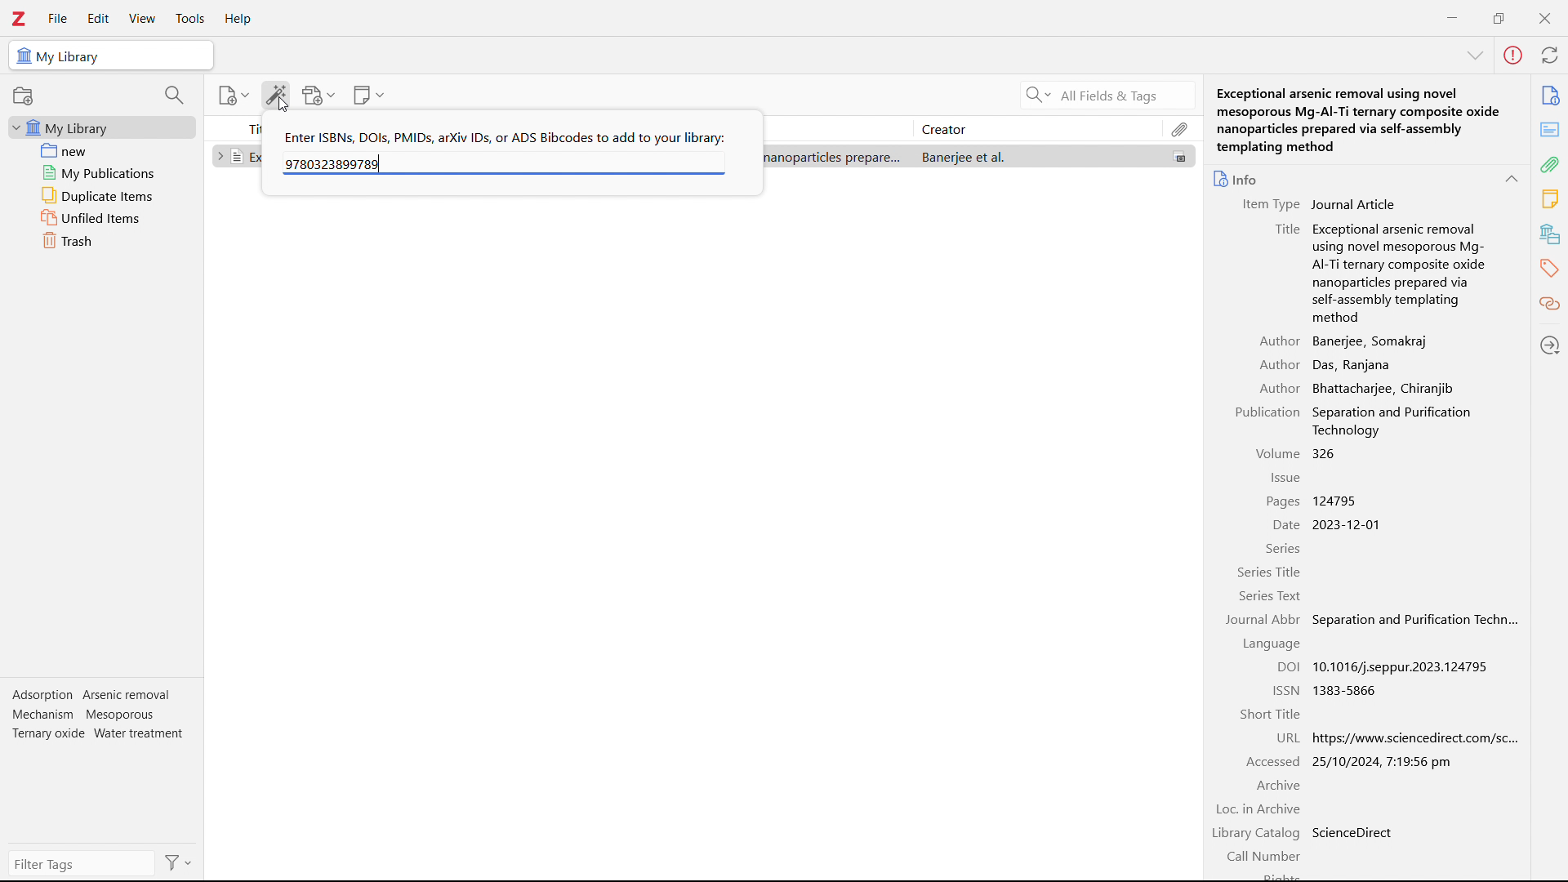  I want to click on date, so click(1283, 525).